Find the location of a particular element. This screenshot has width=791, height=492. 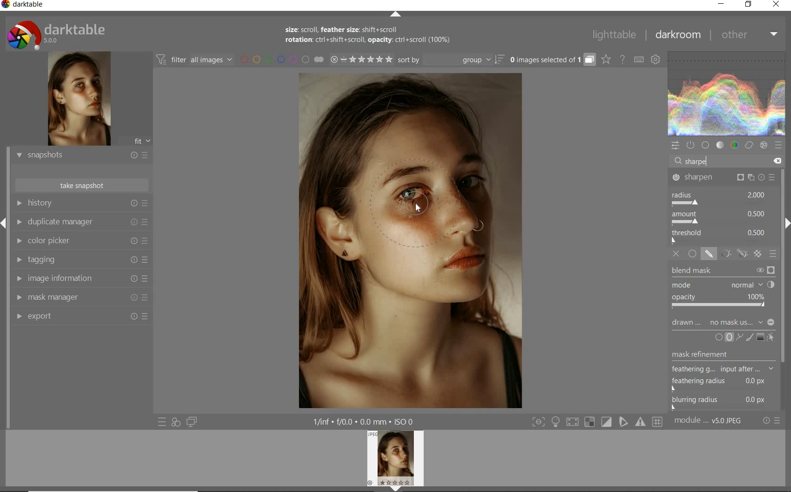

base is located at coordinates (706, 146).